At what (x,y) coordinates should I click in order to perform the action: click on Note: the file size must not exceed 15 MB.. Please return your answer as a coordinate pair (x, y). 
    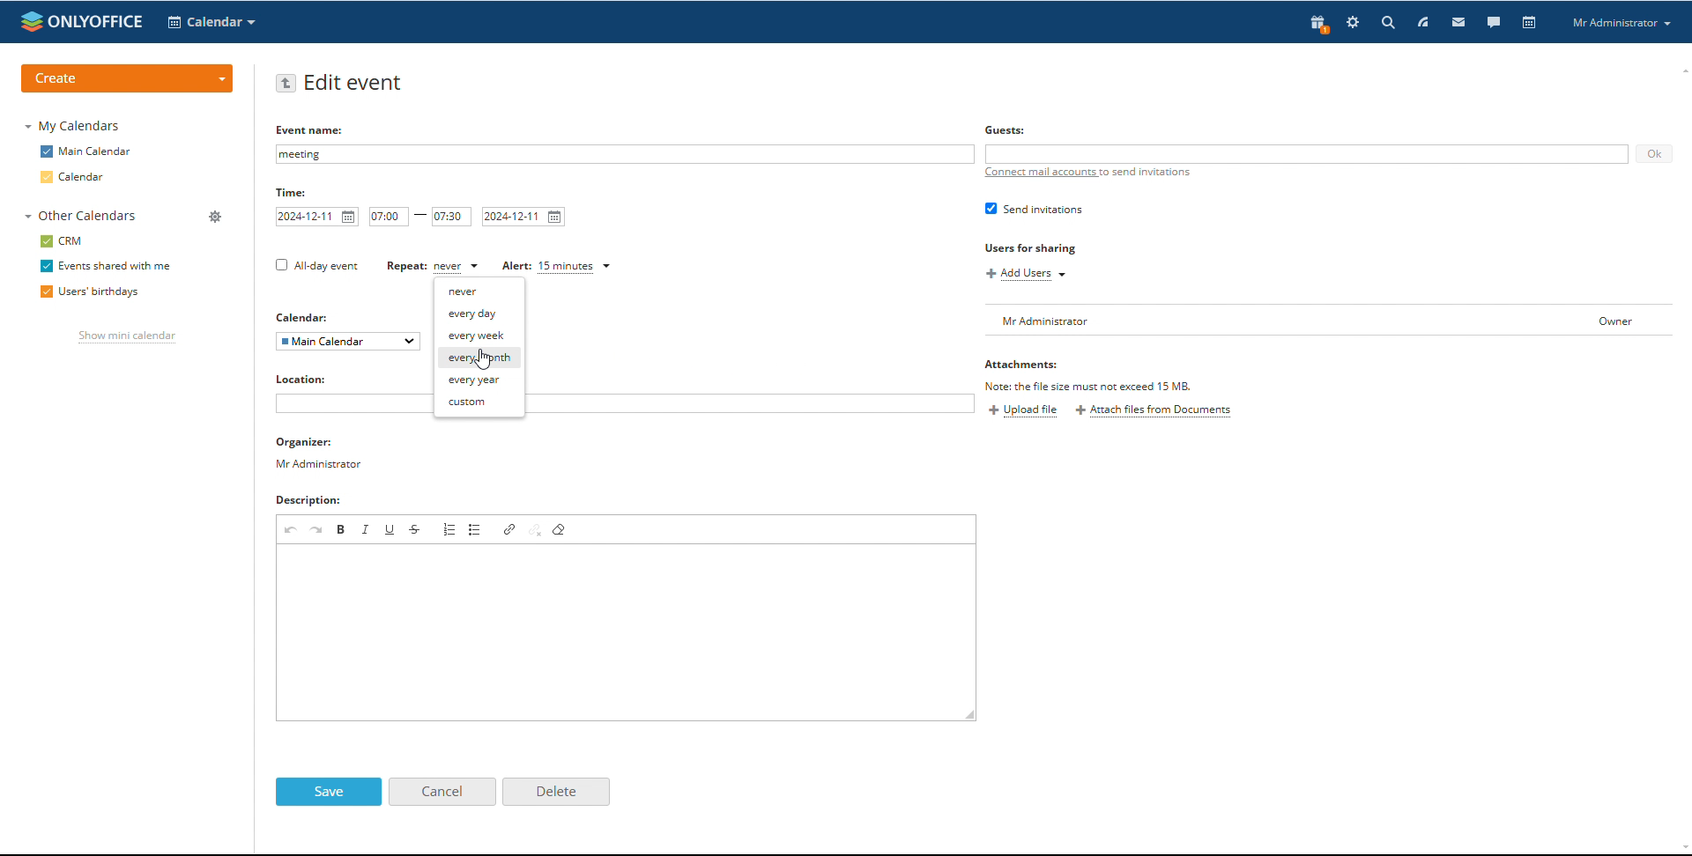
    Looking at the image, I should click on (1089, 386).